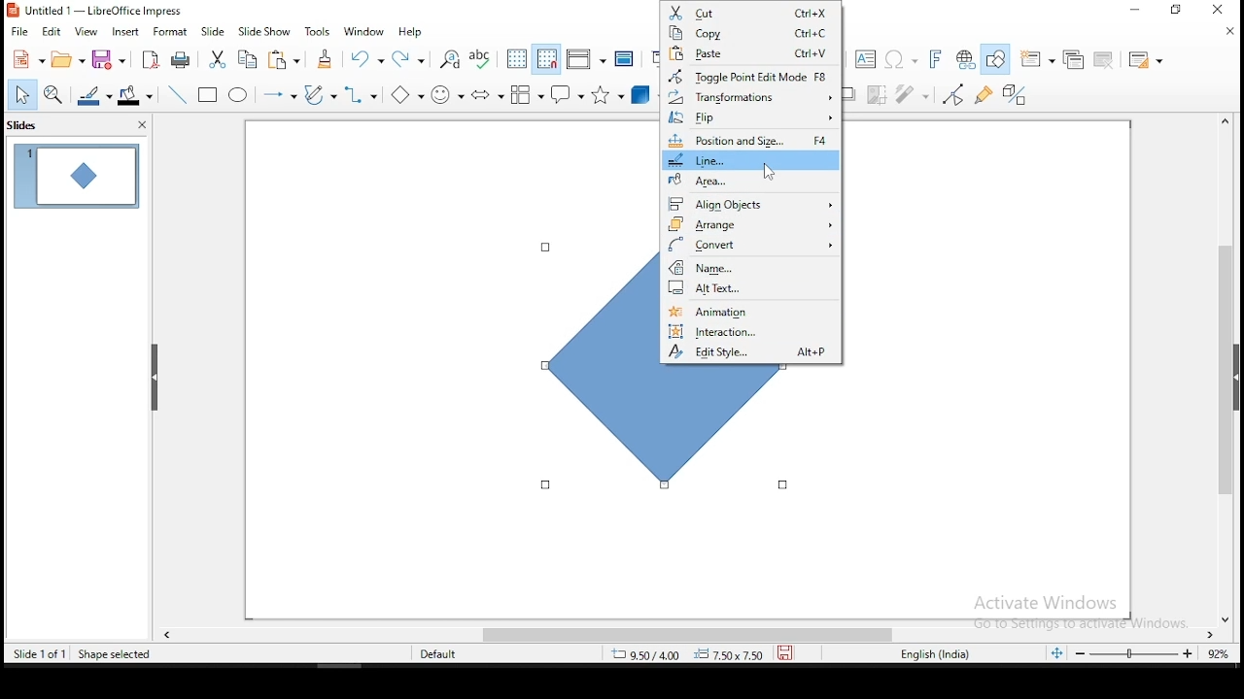  What do you see at coordinates (517, 59) in the screenshot?
I see `display grid` at bounding box center [517, 59].